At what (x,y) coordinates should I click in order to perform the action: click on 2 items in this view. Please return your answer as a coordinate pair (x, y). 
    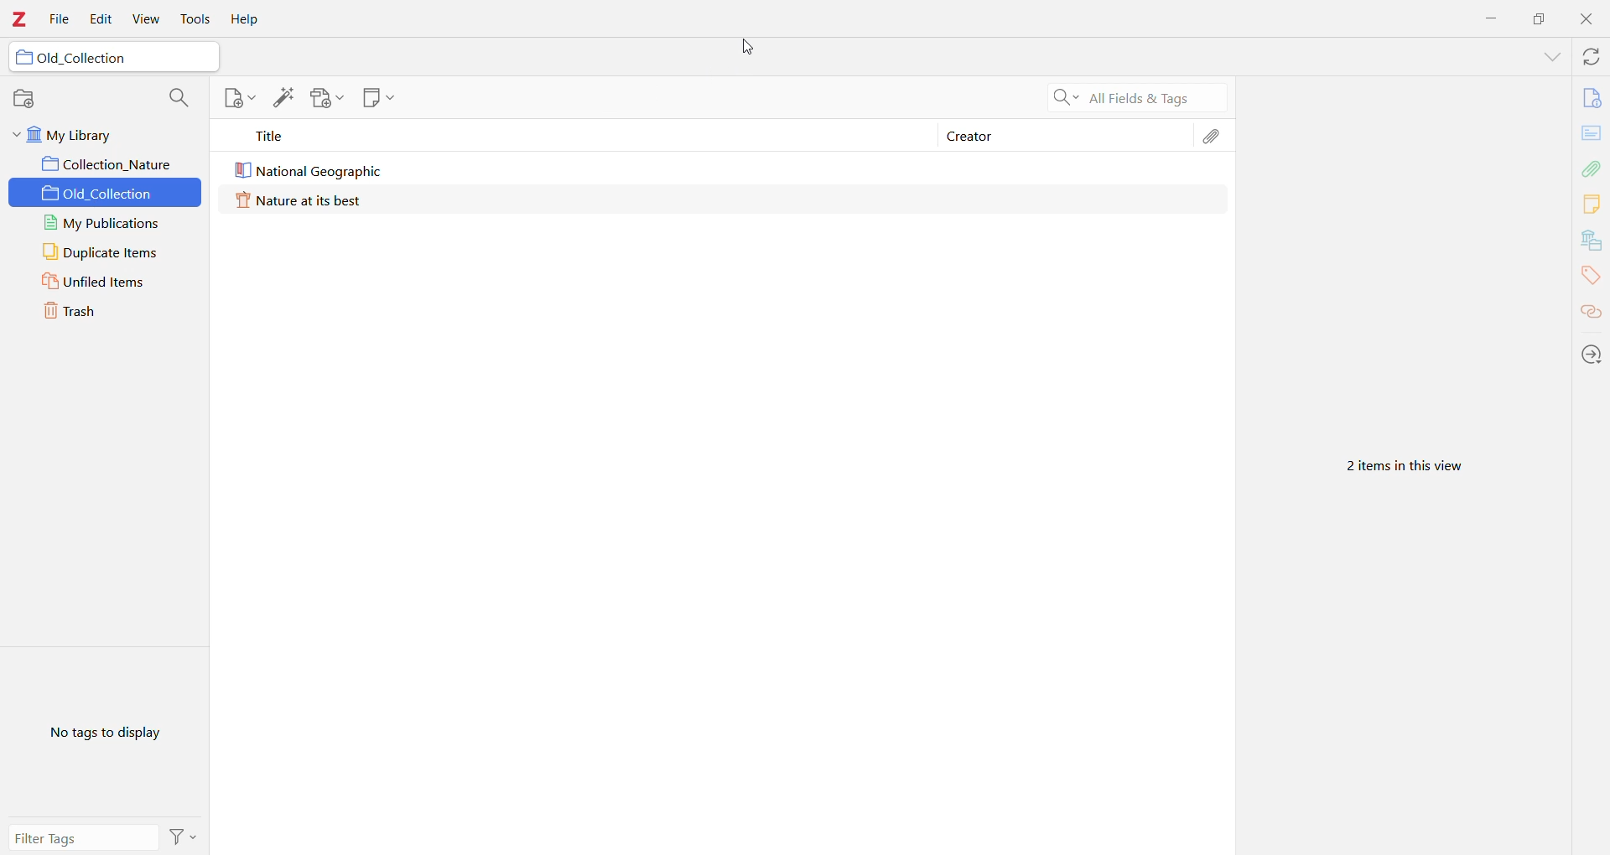
    Looking at the image, I should click on (1413, 467).